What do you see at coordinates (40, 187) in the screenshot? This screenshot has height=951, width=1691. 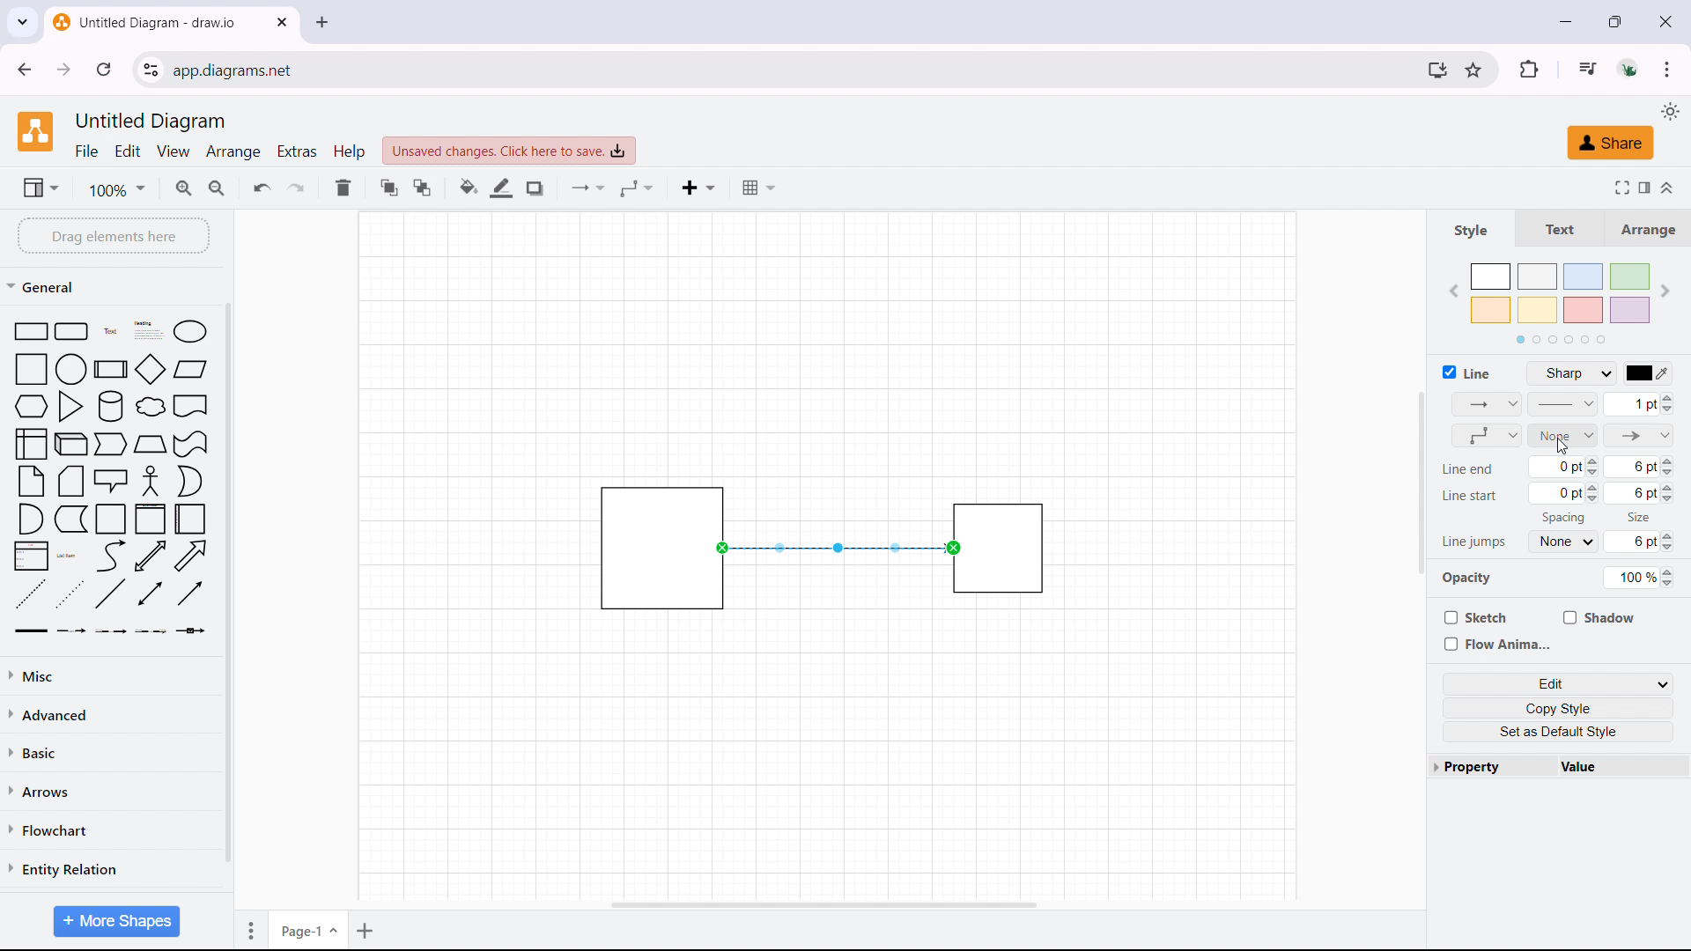 I see `view` at bounding box center [40, 187].